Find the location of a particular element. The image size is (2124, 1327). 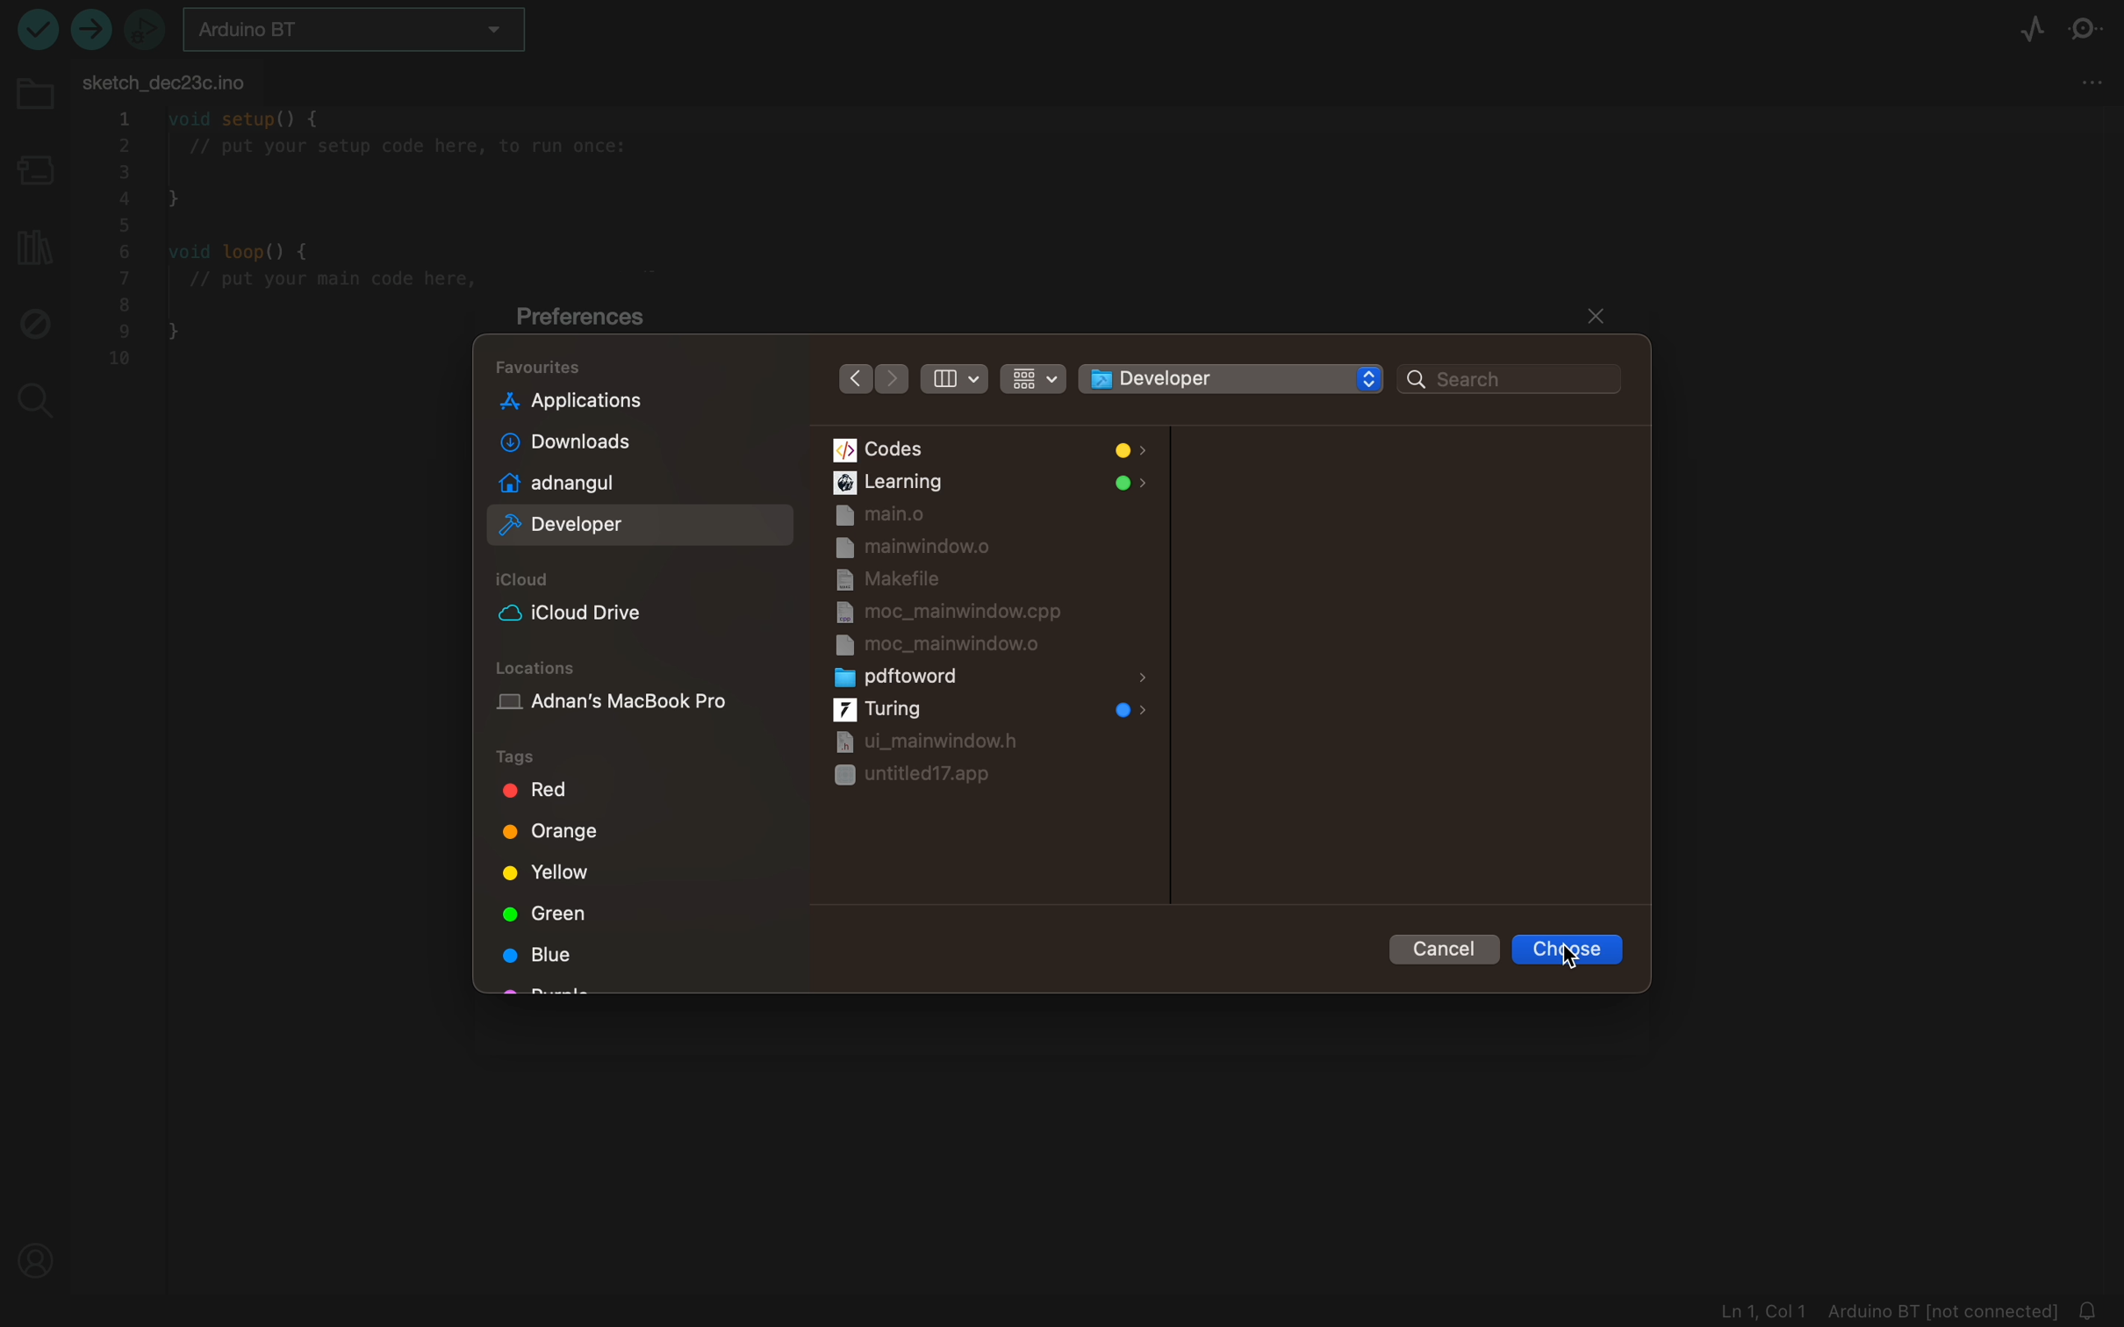

main window is located at coordinates (918, 549).